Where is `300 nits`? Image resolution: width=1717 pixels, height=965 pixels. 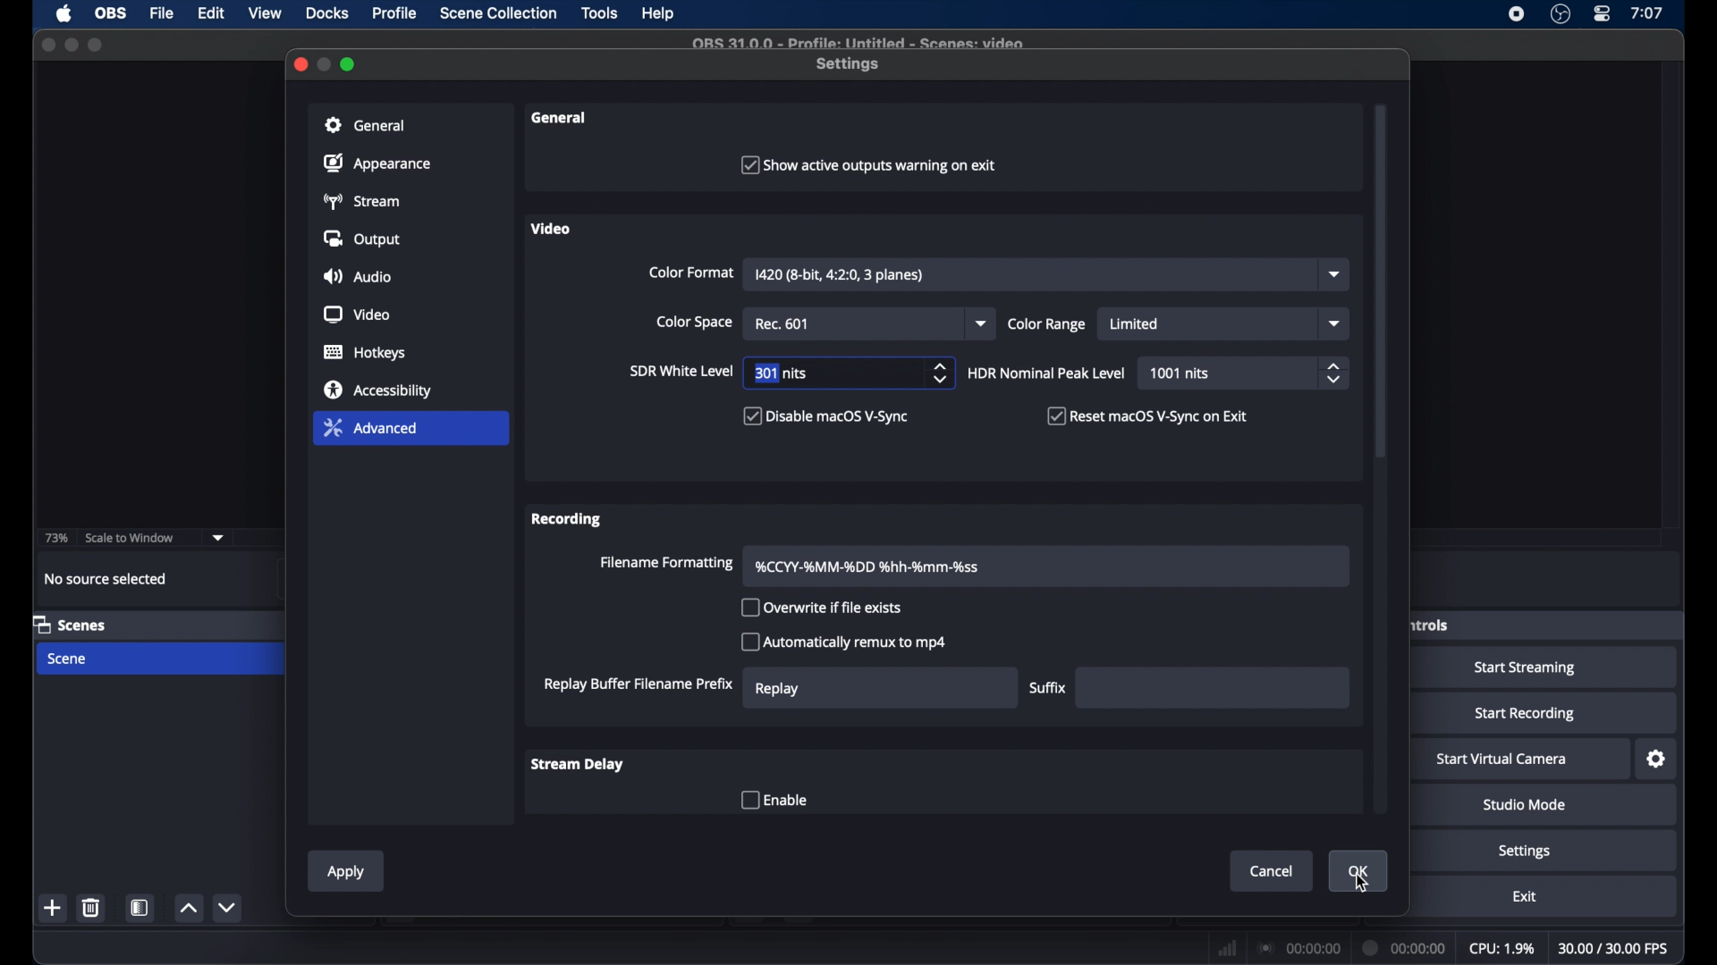 300 nits is located at coordinates (782, 373).